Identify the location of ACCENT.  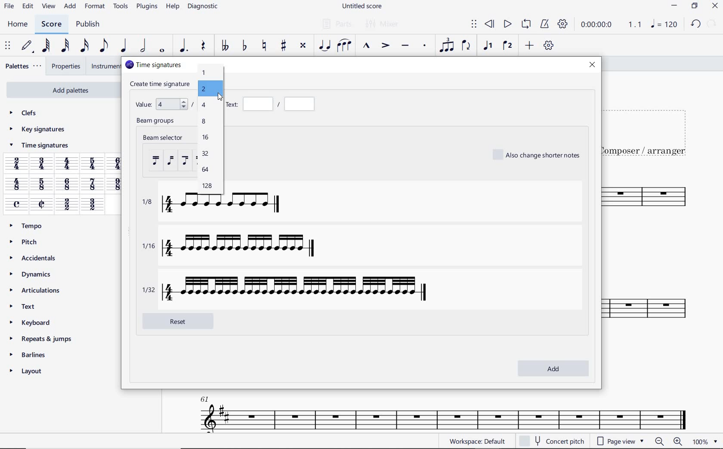
(385, 46).